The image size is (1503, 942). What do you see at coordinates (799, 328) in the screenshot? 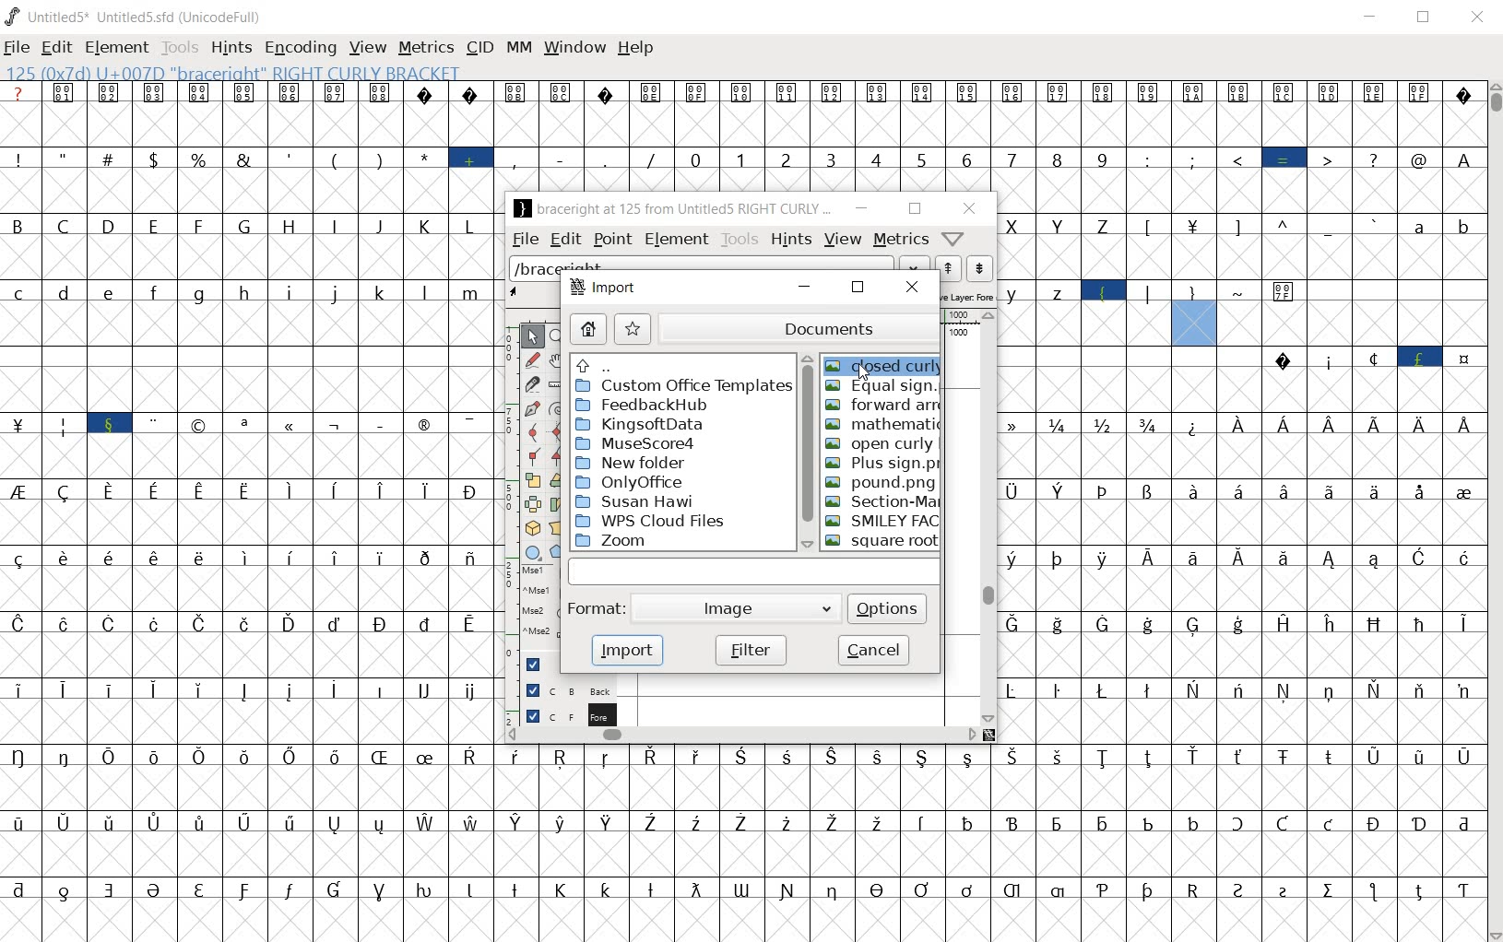
I see `documents` at bounding box center [799, 328].